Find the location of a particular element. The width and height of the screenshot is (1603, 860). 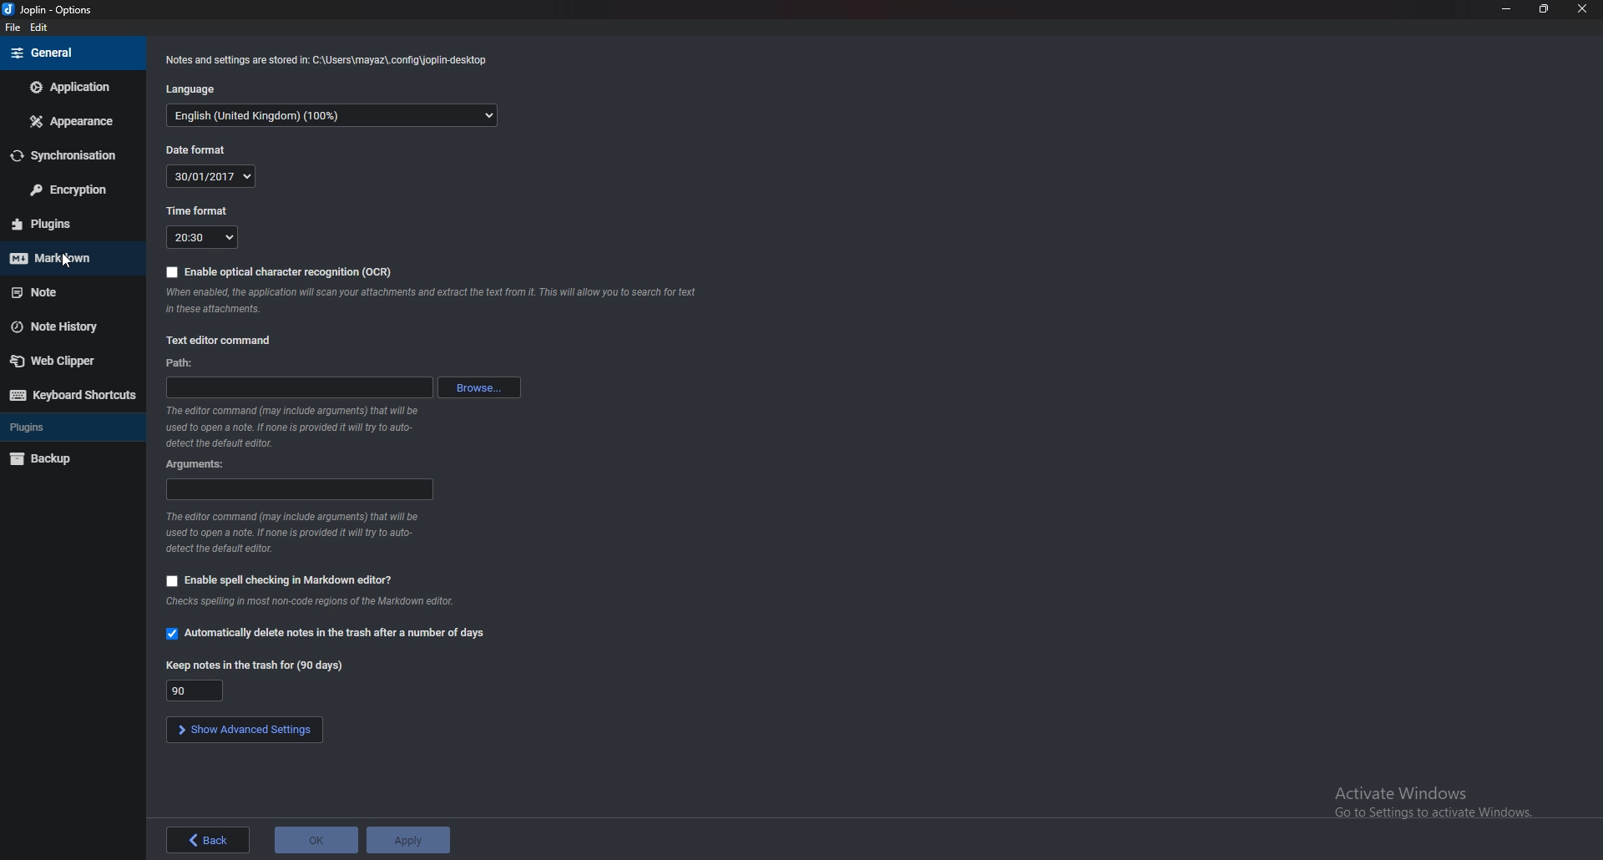

Enable spell checking is located at coordinates (282, 581).